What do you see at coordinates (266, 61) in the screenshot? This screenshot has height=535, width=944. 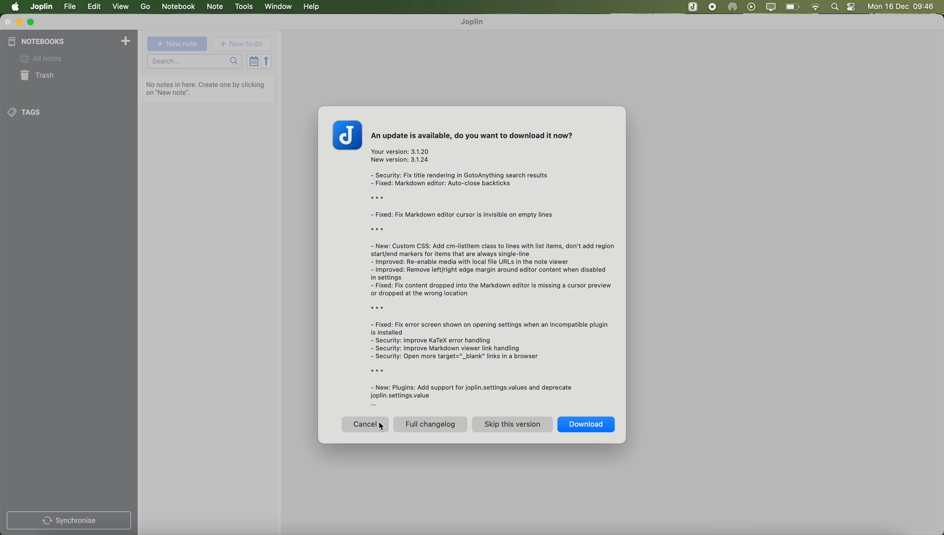 I see `reverse sort order` at bounding box center [266, 61].